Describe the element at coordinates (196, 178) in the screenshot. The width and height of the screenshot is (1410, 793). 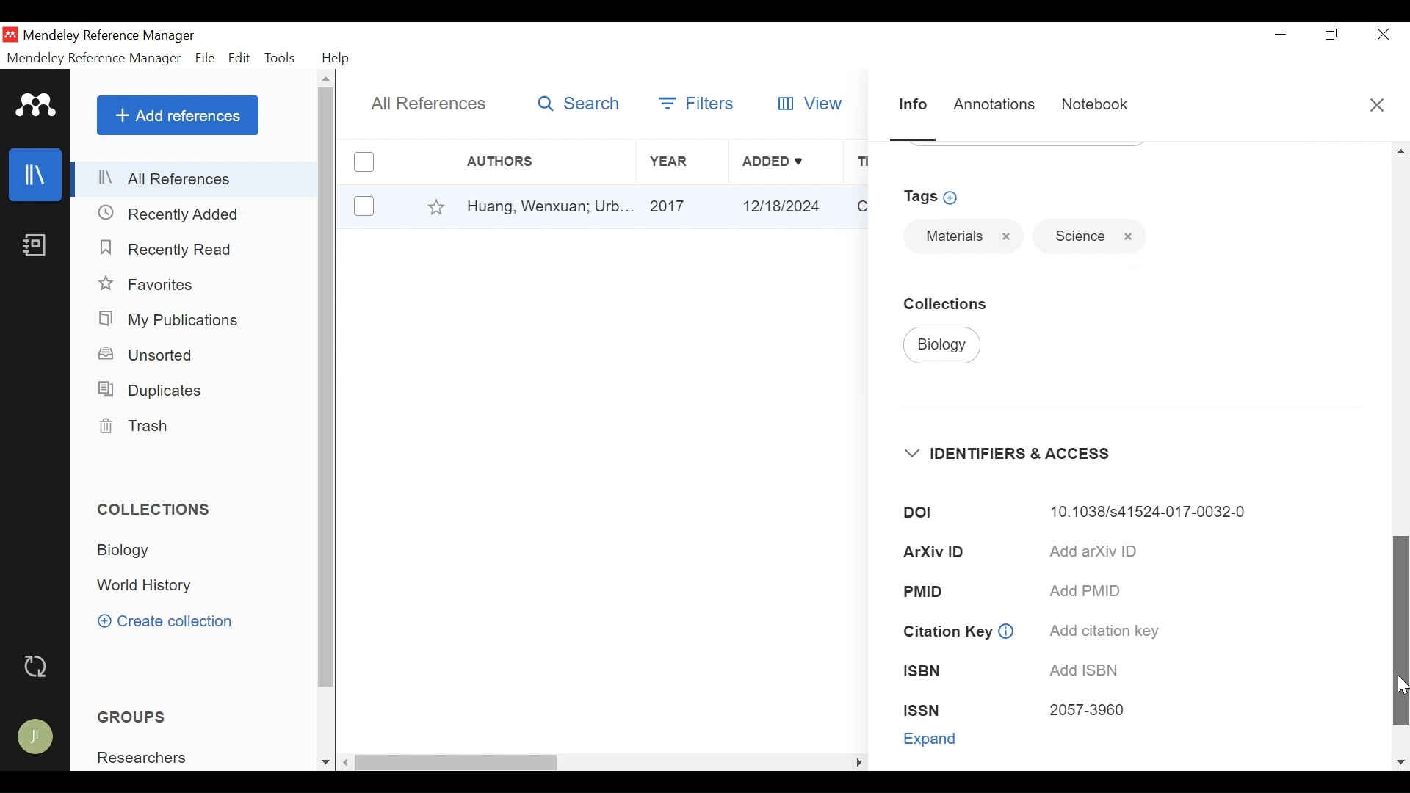
I see `All References` at that location.